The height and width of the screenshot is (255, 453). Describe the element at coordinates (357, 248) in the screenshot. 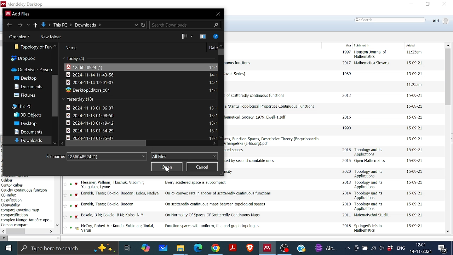

I see `Meet now` at that location.